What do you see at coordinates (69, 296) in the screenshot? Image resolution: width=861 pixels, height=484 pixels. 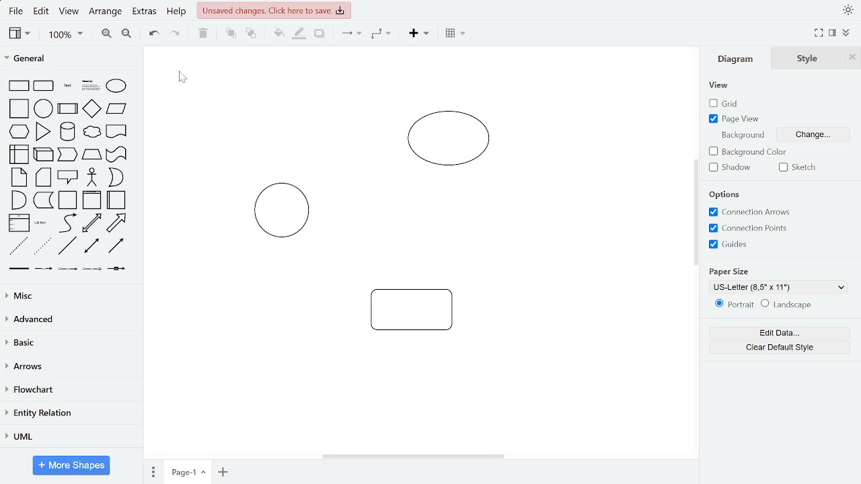 I see `misc` at bounding box center [69, 296].